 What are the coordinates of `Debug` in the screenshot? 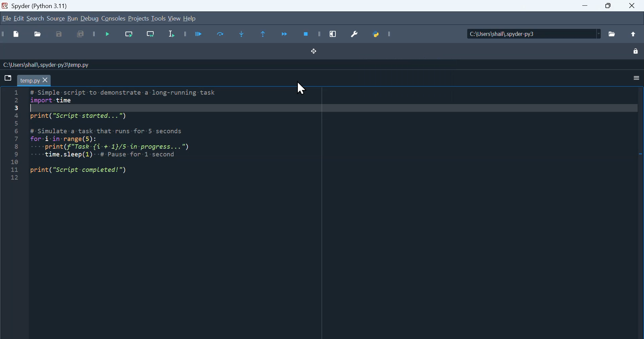 It's located at (90, 20).